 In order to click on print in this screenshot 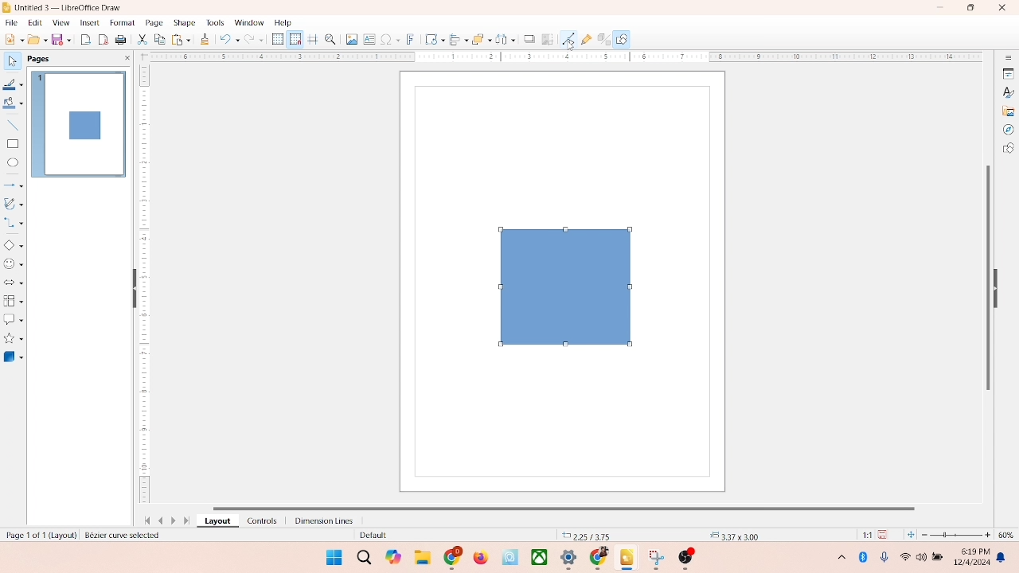, I will do `click(180, 39)`.